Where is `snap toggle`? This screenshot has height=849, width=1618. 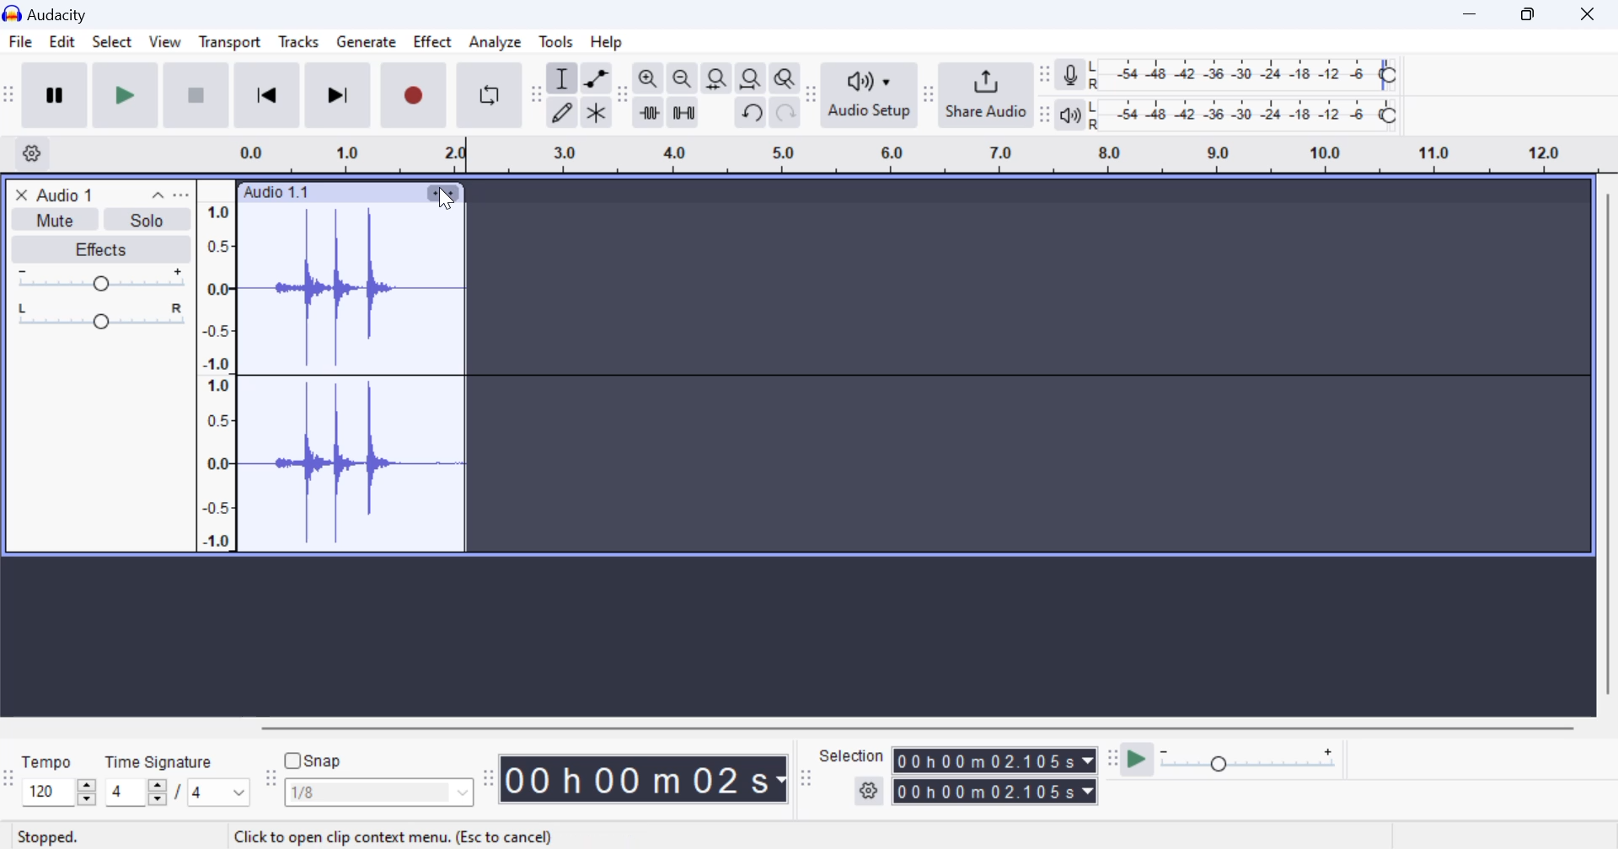
snap toggle is located at coordinates (322, 761).